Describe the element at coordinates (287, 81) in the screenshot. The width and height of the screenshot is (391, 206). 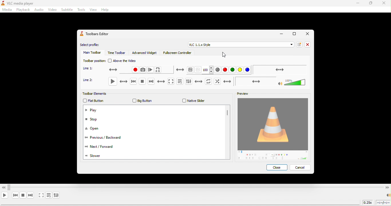
I see `volume` at that location.